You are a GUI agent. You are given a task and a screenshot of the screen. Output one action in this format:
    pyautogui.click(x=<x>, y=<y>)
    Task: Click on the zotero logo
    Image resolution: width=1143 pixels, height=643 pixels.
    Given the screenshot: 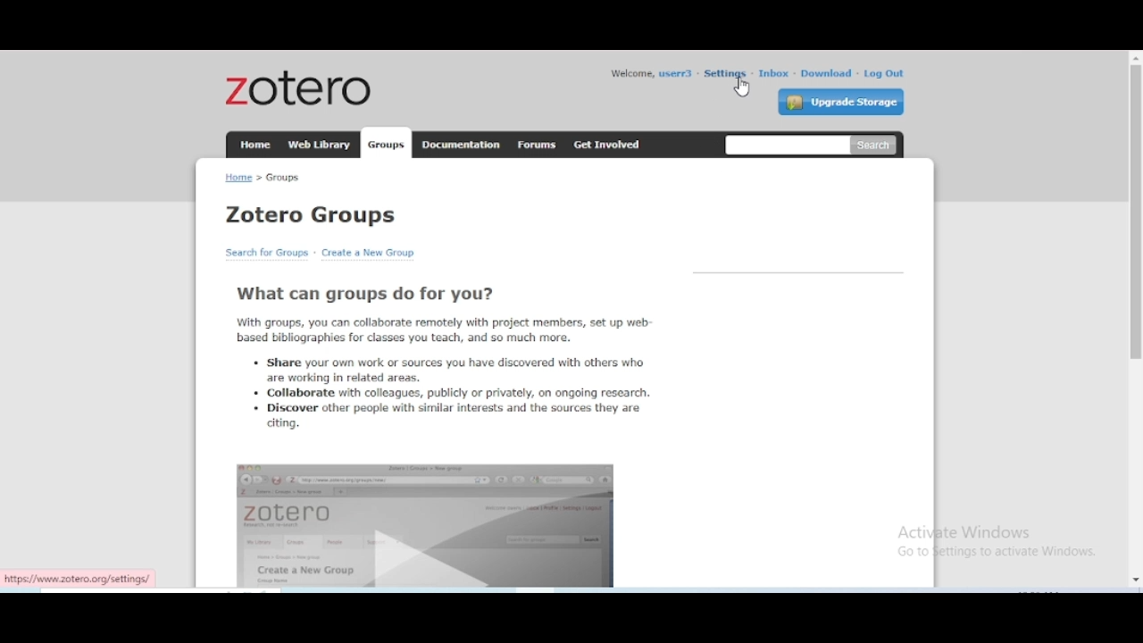 What is the action you would take?
    pyautogui.click(x=296, y=88)
    